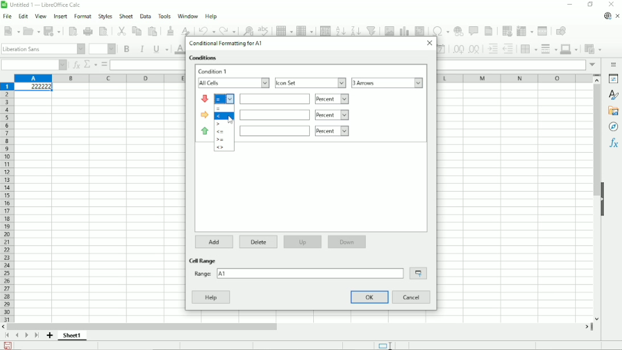  Describe the element at coordinates (231, 120) in the screenshot. I see `cursor` at that location.